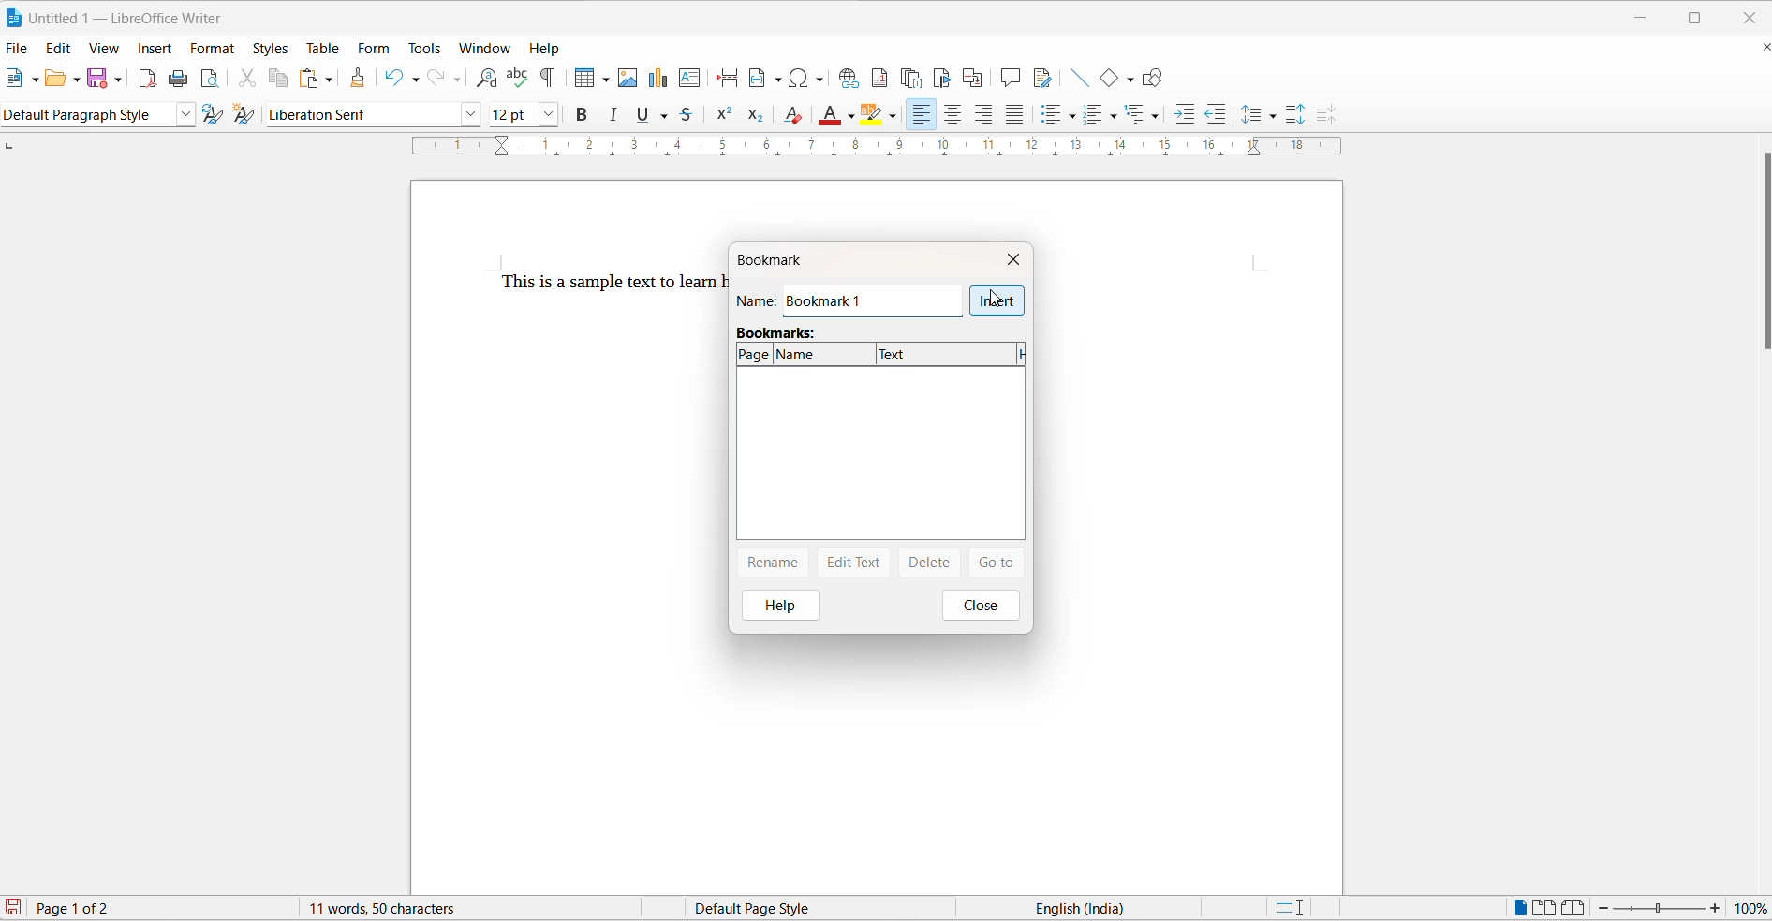  What do you see at coordinates (616, 116) in the screenshot?
I see `italic` at bounding box center [616, 116].